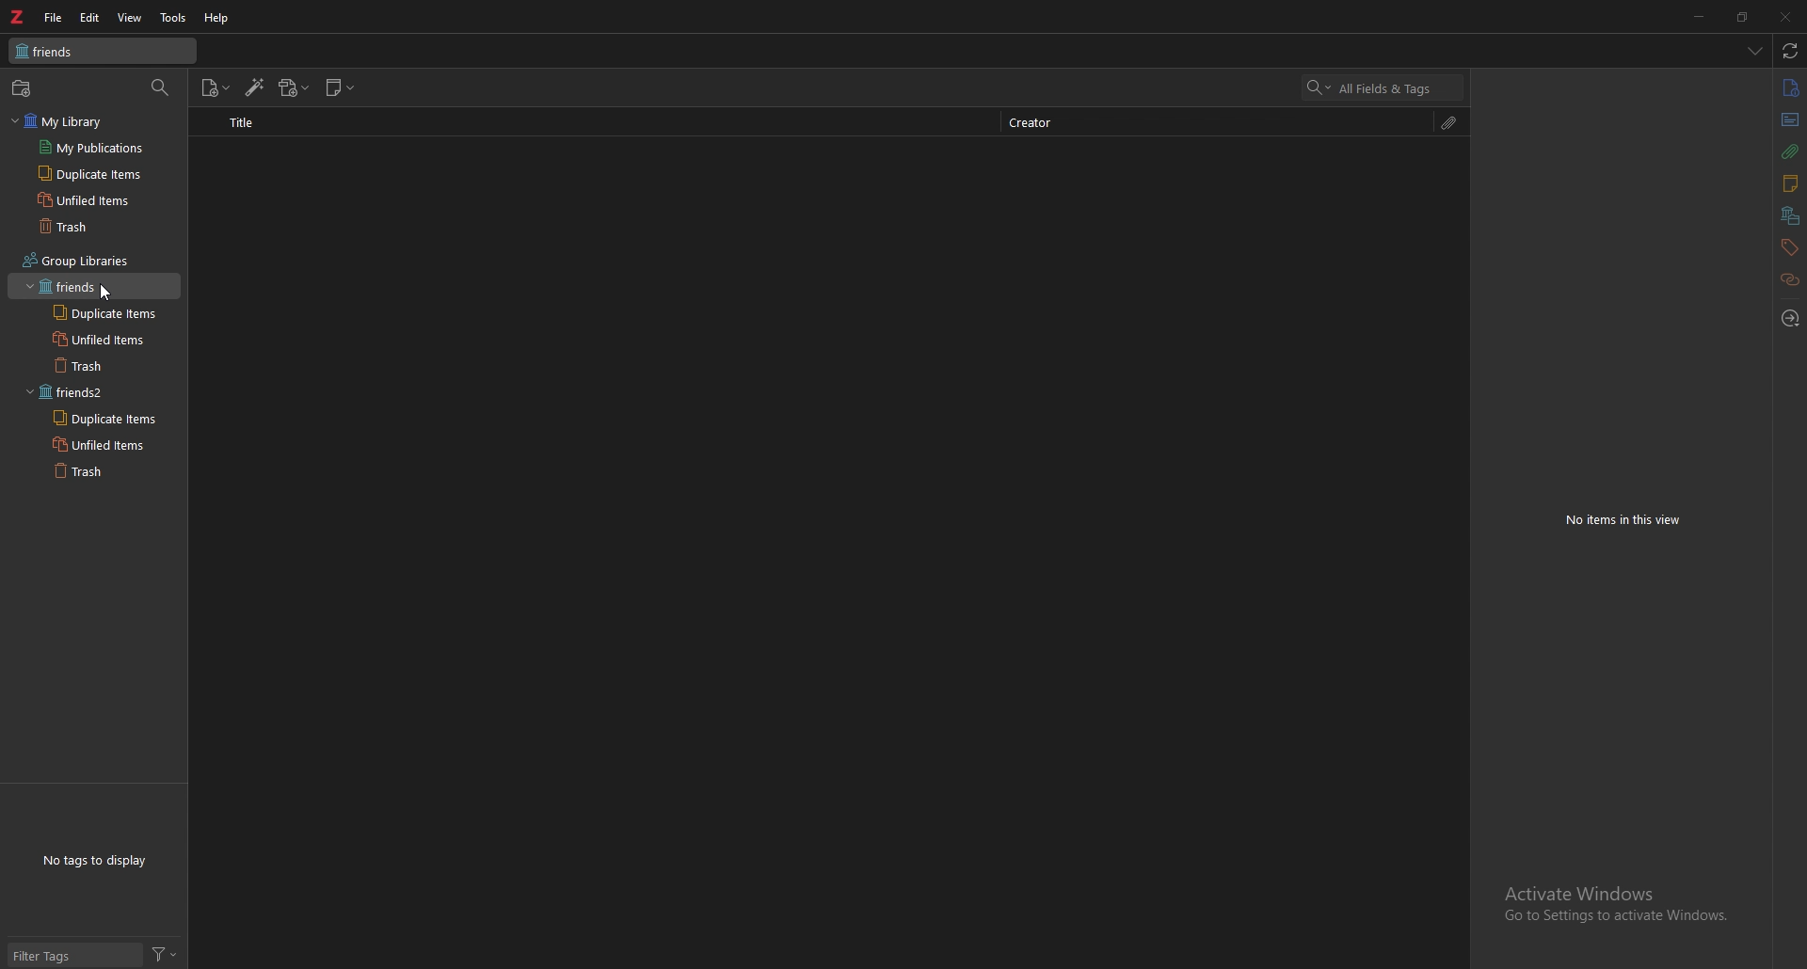 This screenshot has height=969, width=1807. I want to click on trash, so click(99, 226).